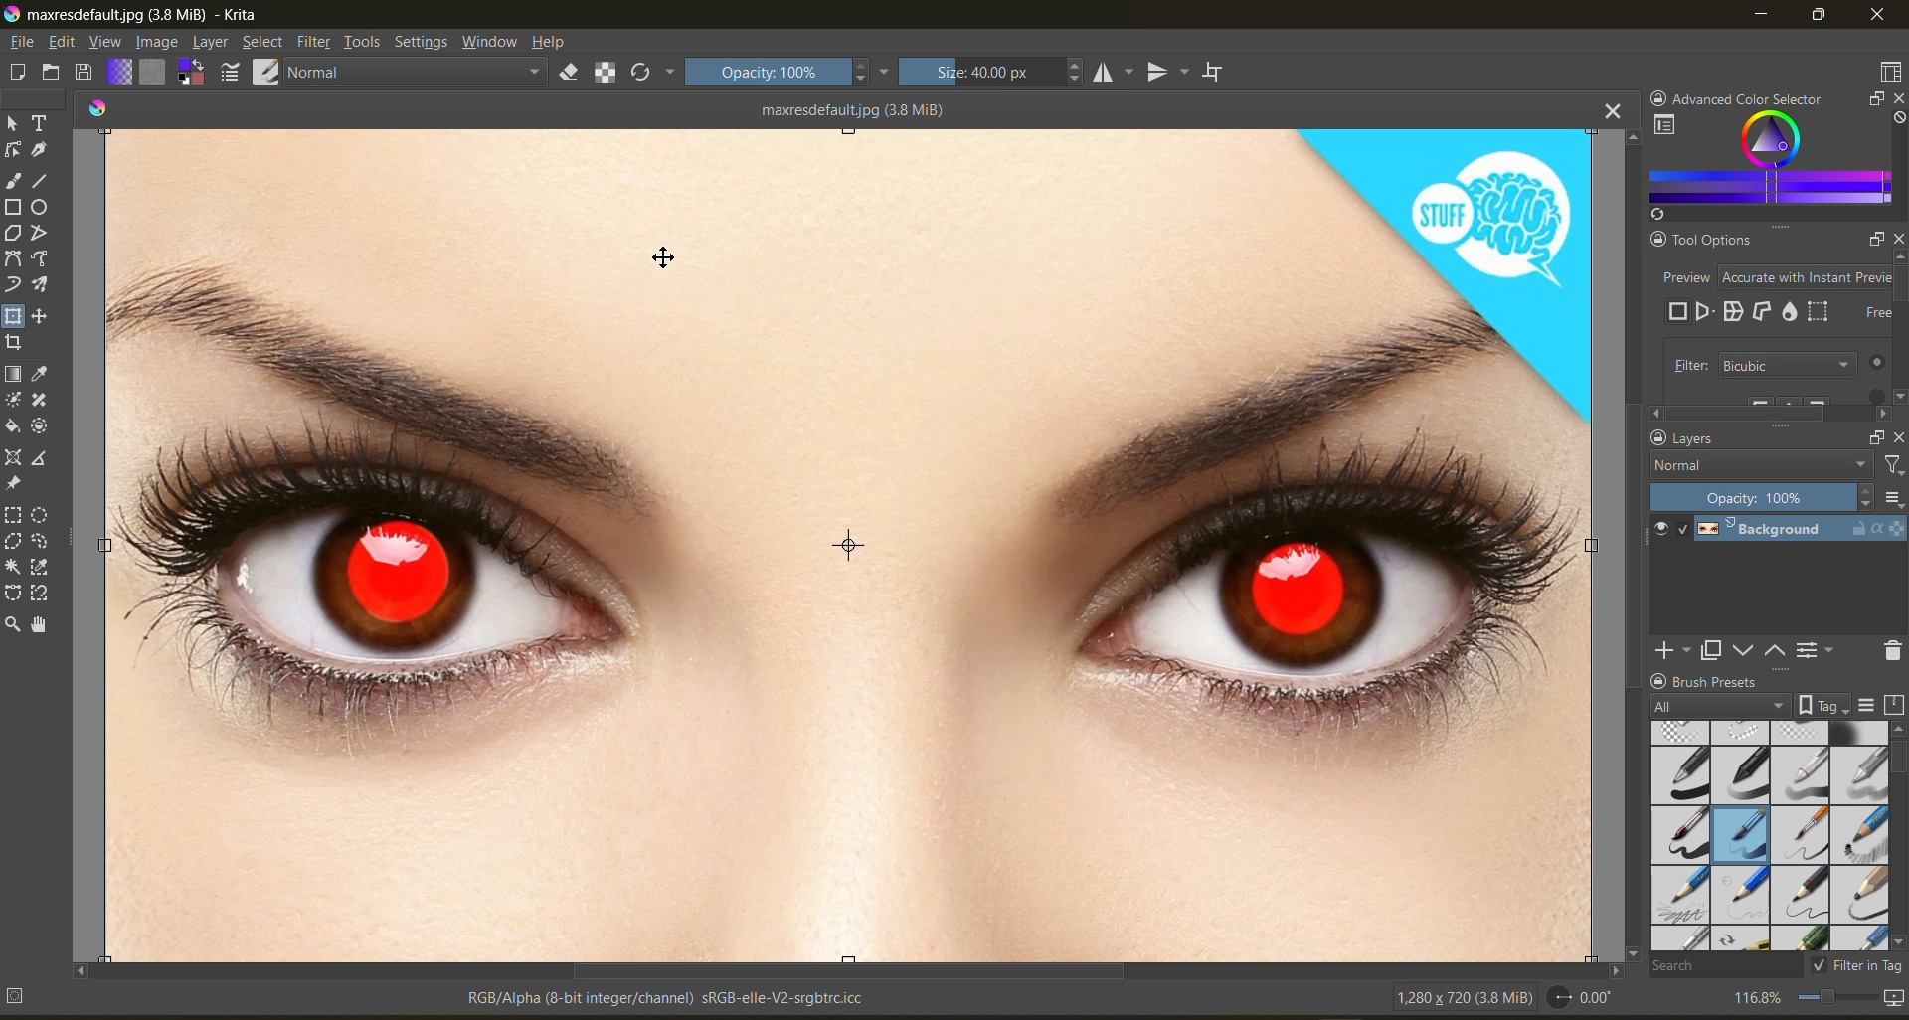 Image resolution: width=1909 pixels, height=1020 pixels. I want to click on wrap, so click(1734, 310).